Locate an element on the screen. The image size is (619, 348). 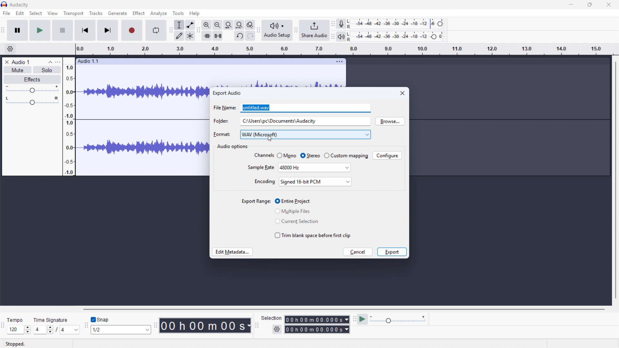
Multiple files  is located at coordinates (293, 211).